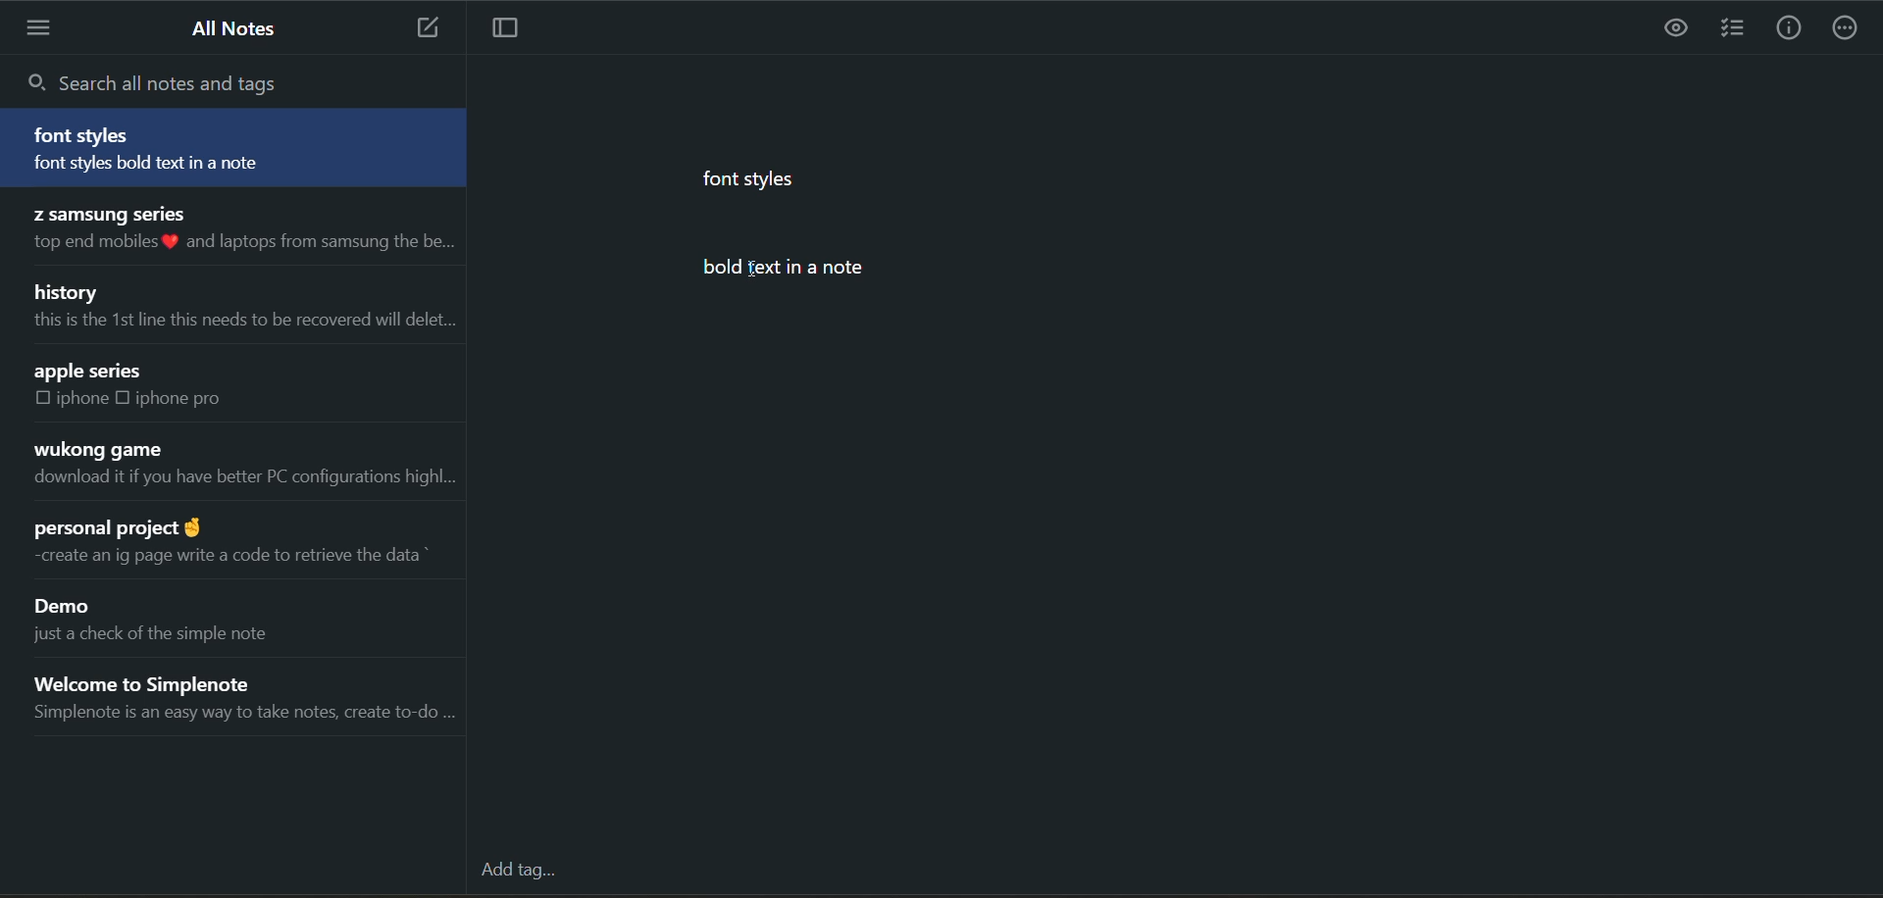 The width and height of the screenshot is (1883, 898). I want to click on add tag, so click(533, 872).